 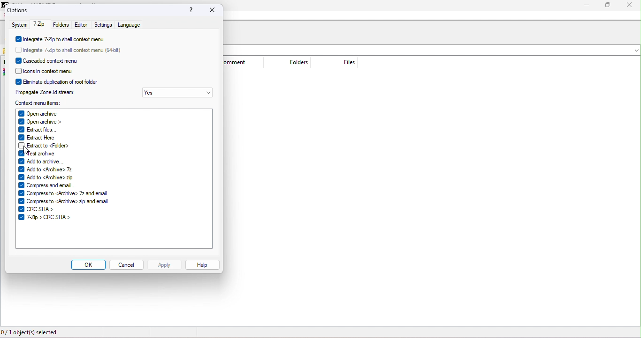 I want to click on drop down, so click(x=634, y=50).